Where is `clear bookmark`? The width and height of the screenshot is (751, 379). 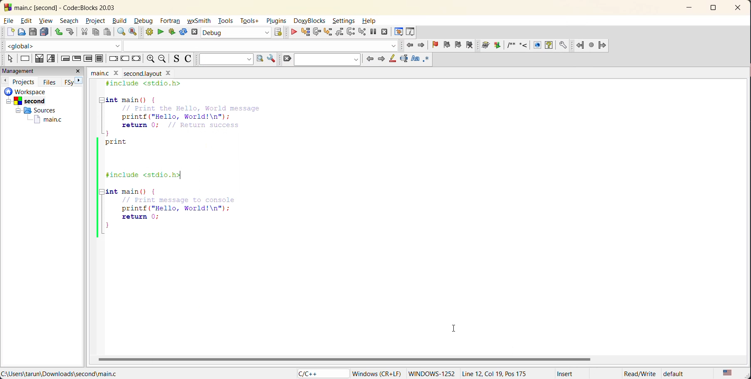
clear bookmark is located at coordinates (470, 45).